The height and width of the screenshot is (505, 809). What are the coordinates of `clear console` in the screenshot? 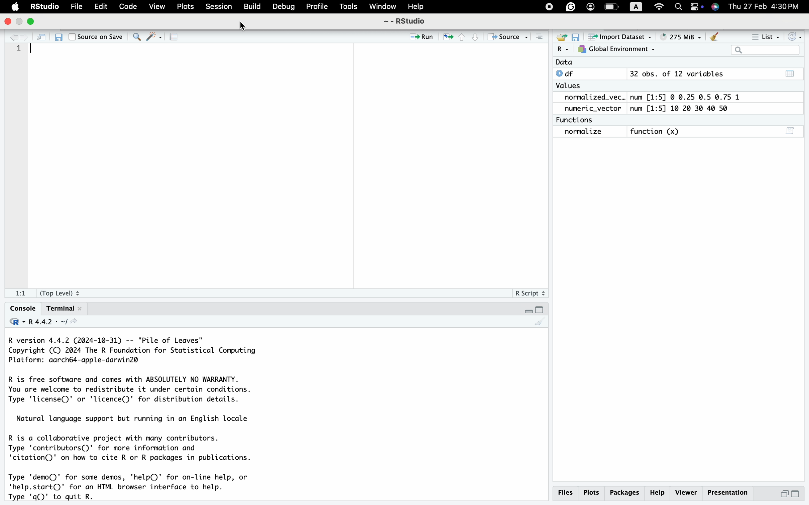 It's located at (538, 36).